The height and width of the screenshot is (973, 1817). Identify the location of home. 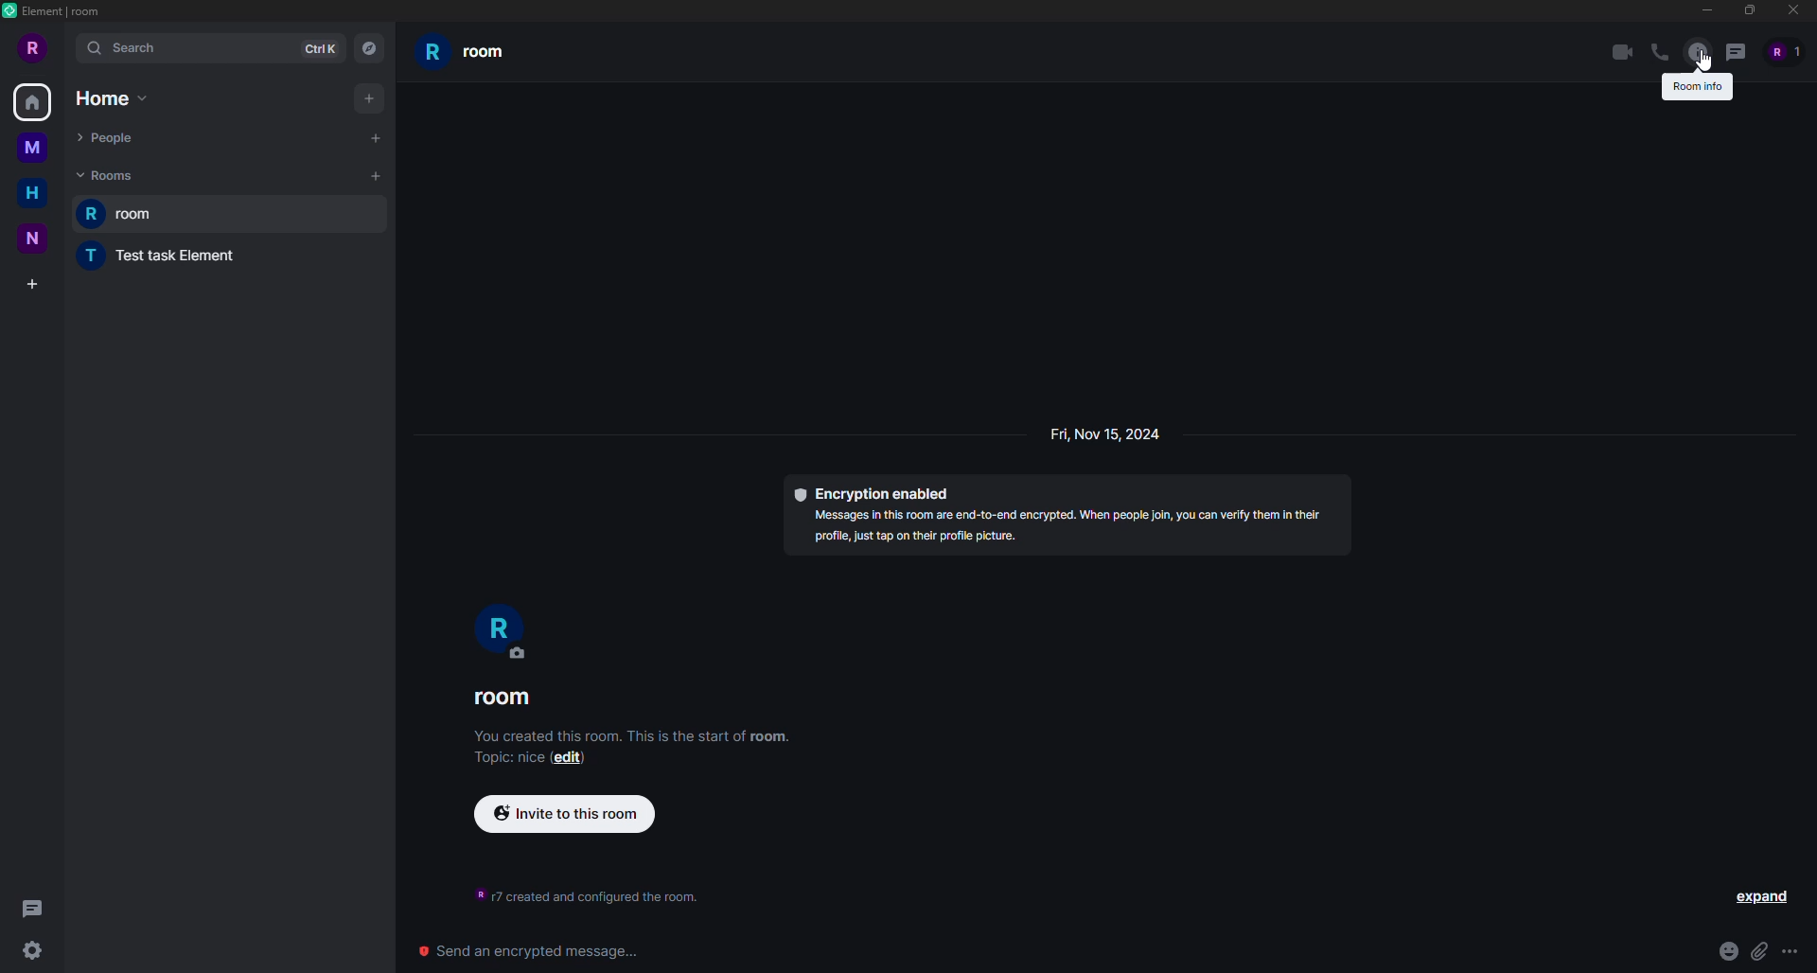
(112, 99).